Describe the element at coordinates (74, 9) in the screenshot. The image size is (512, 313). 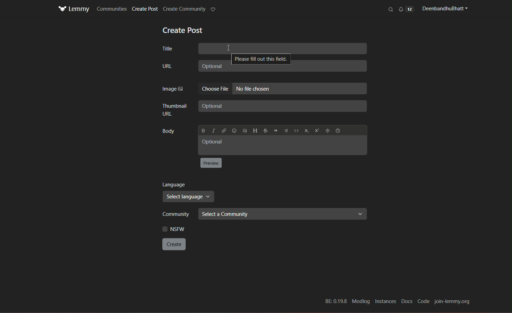
I see `Logo and title` at that location.